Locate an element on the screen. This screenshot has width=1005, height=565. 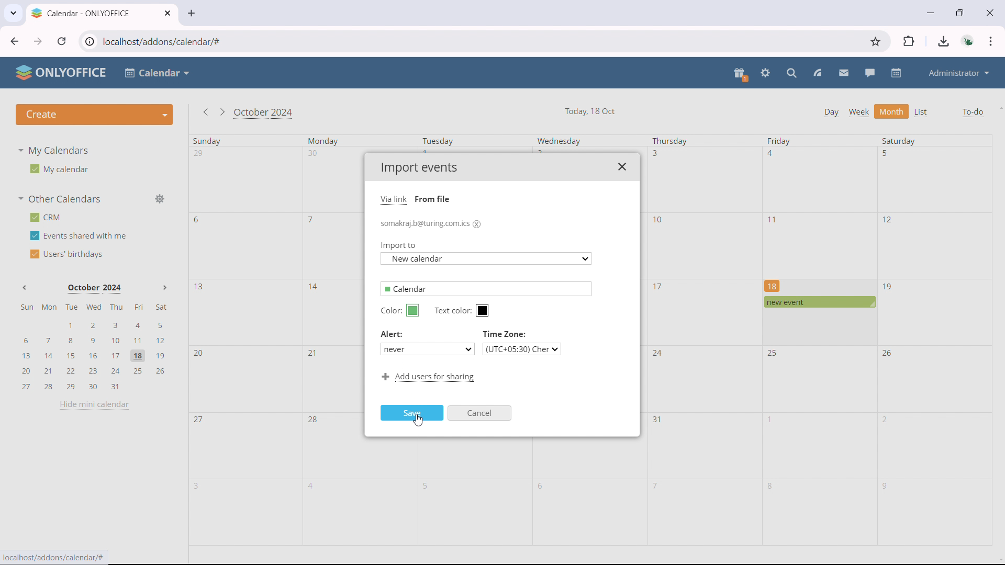
hide mini calendar is located at coordinates (94, 404).